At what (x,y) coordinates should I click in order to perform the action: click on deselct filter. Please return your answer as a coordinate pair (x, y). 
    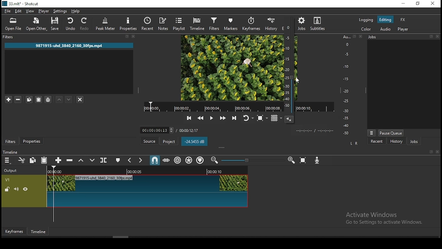
    Looking at the image, I should click on (80, 100).